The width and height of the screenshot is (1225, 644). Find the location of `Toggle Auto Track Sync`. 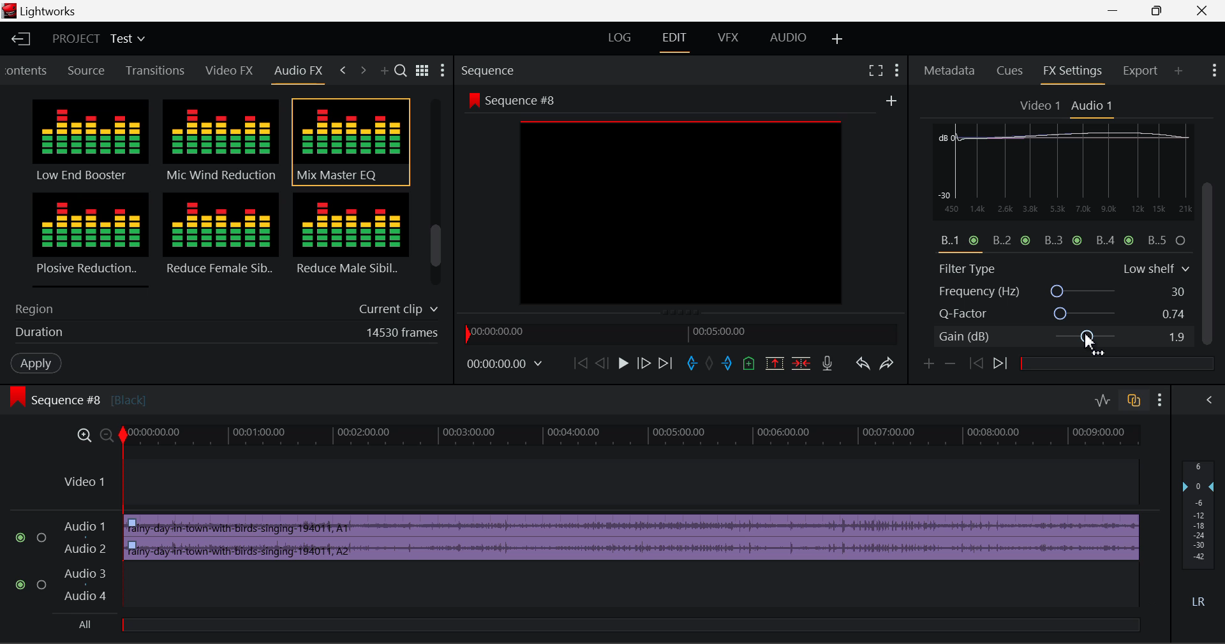

Toggle Auto Track Sync is located at coordinates (1134, 401).